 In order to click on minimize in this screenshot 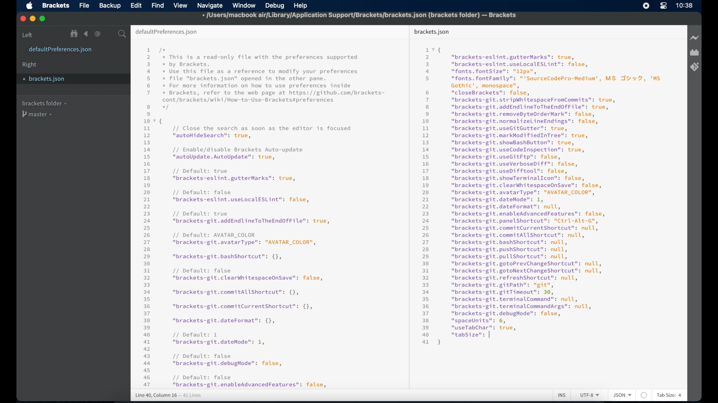, I will do `click(33, 19)`.